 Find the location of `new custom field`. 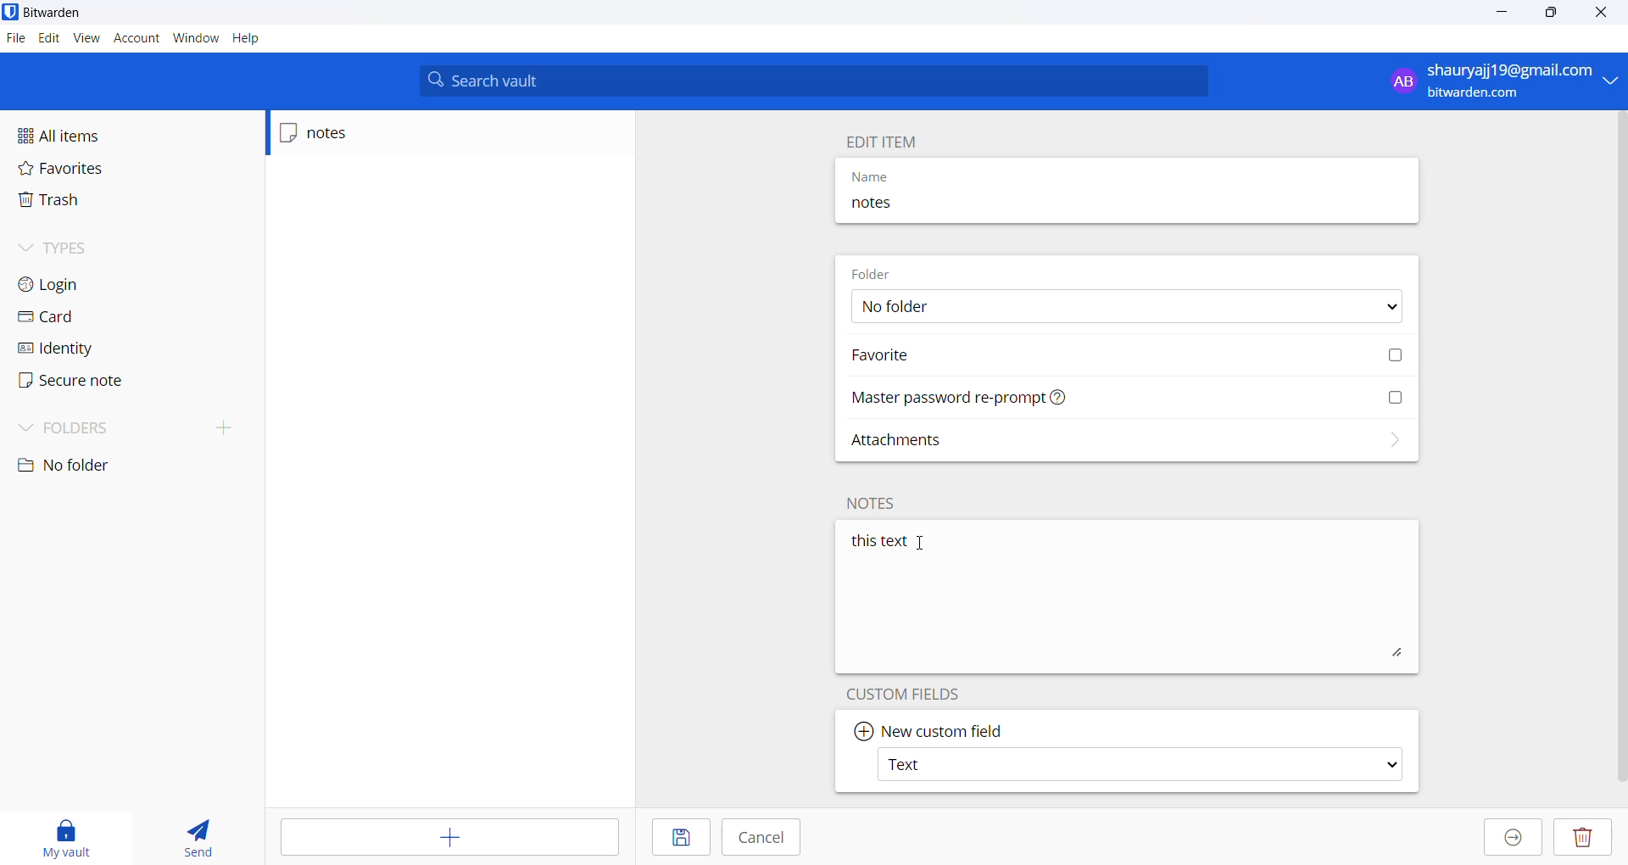

new custom field is located at coordinates (945, 729).